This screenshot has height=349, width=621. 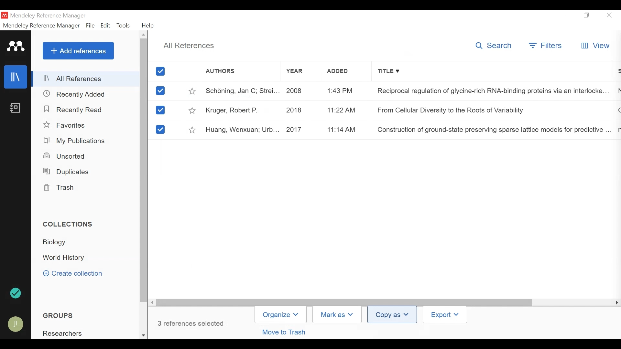 What do you see at coordinates (77, 274) in the screenshot?
I see `Create Collection` at bounding box center [77, 274].